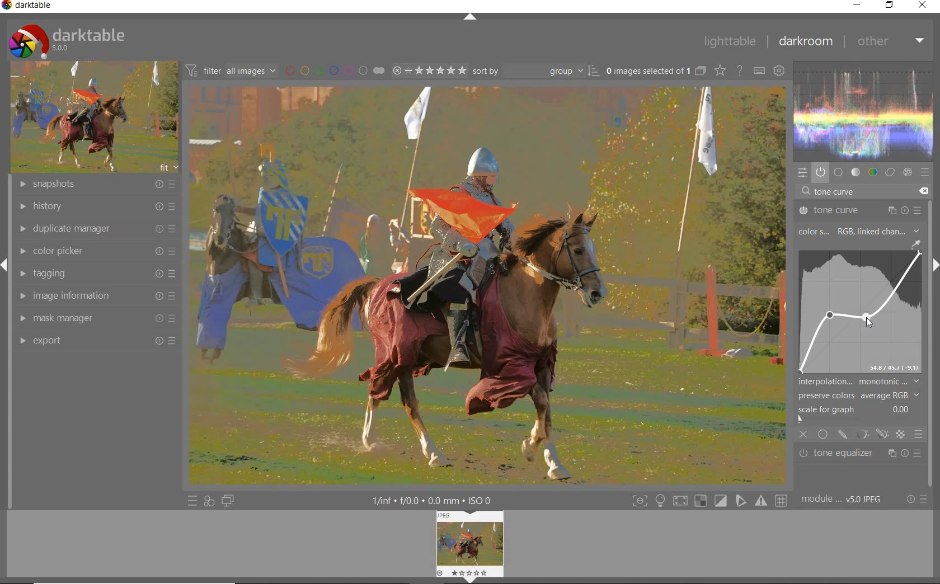 The height and width of the screenshot is (584, 940). I want to click on delete, so click(923, 190).